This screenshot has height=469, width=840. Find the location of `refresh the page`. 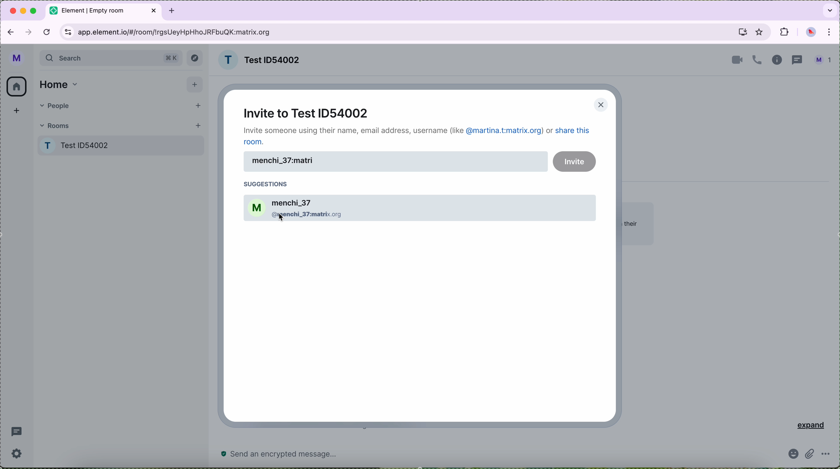

refresh the page is located at coordinates (47, 32).